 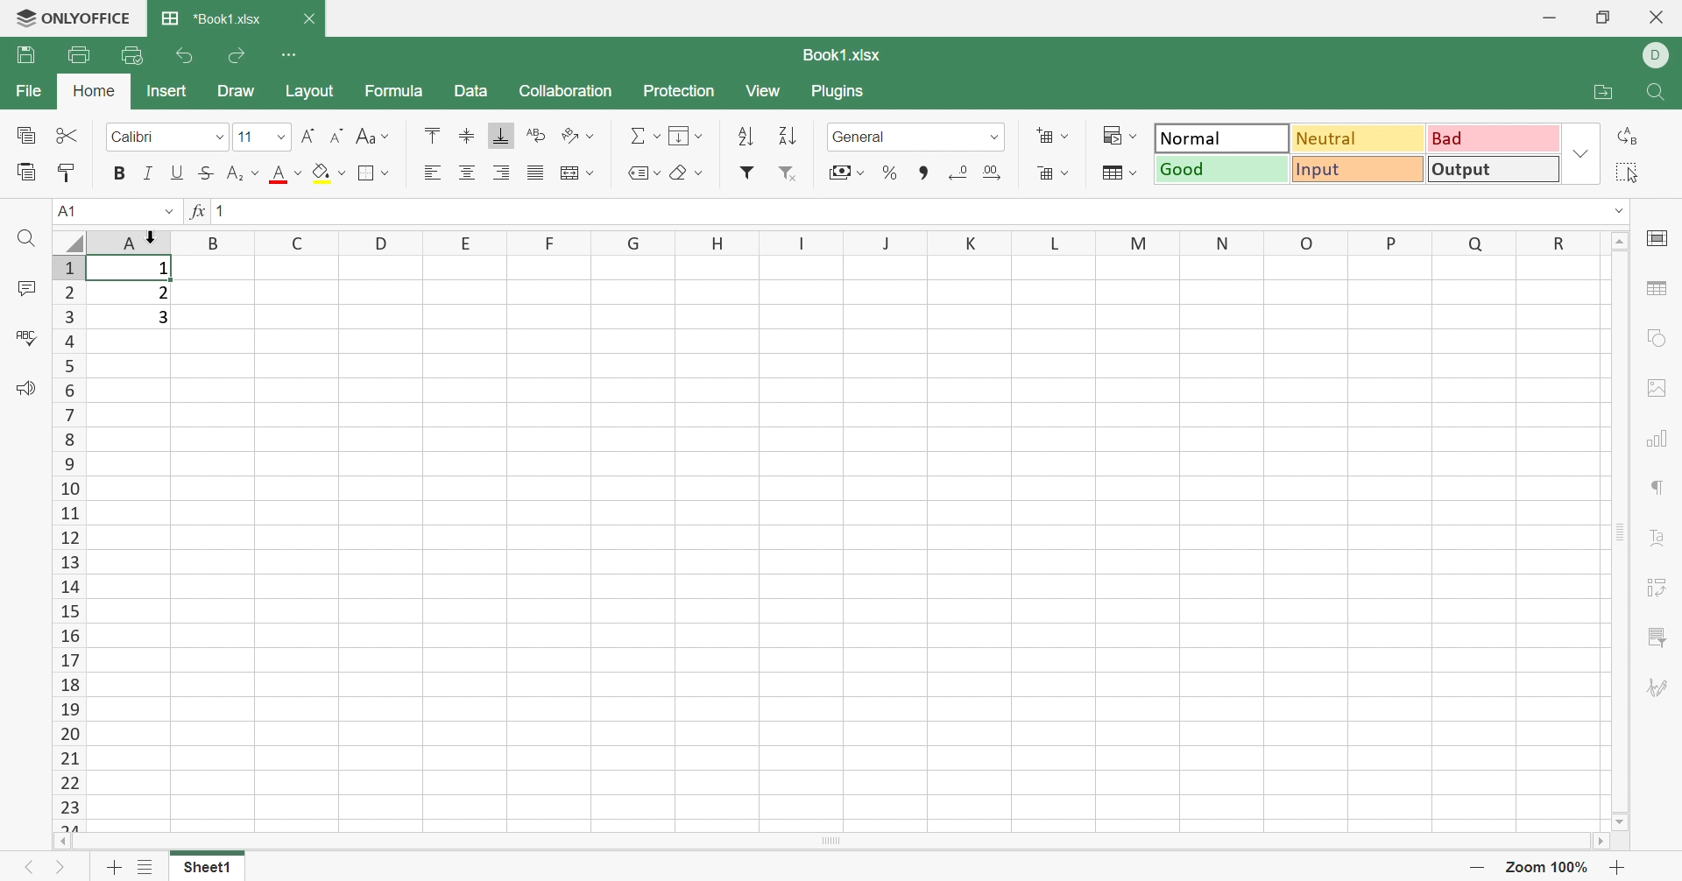 What do you see at coordinates (842, 92) in the screenshot?
I see `Plugins` at bounding box center [842, 92].